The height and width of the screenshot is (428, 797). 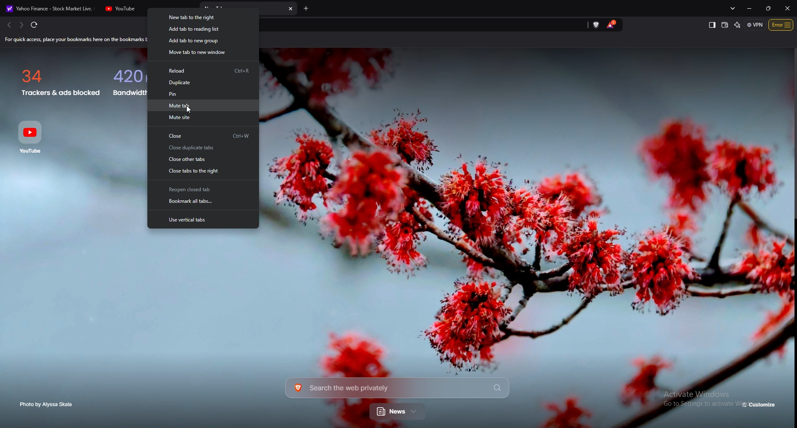 What do you see at coordinates (397, 387) in the screenshot?
I see ` Search the web privately` at bounding box center [397, 387].